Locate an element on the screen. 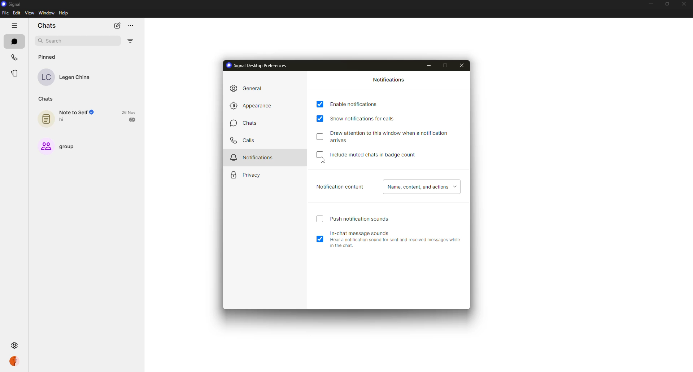  maximize is located at coordinates (666, 4).